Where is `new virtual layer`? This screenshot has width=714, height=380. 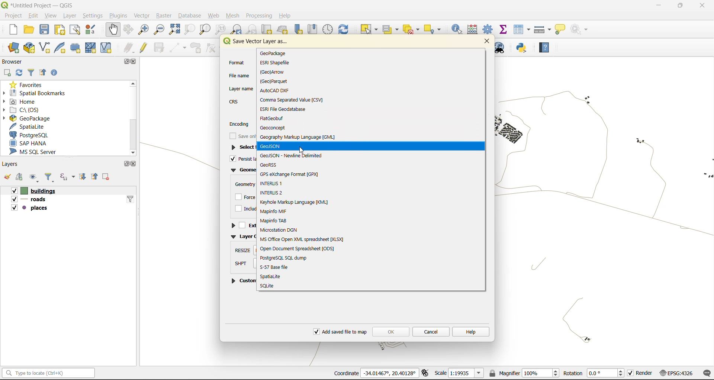 new virtual layer is located at coordinates (109, 48).